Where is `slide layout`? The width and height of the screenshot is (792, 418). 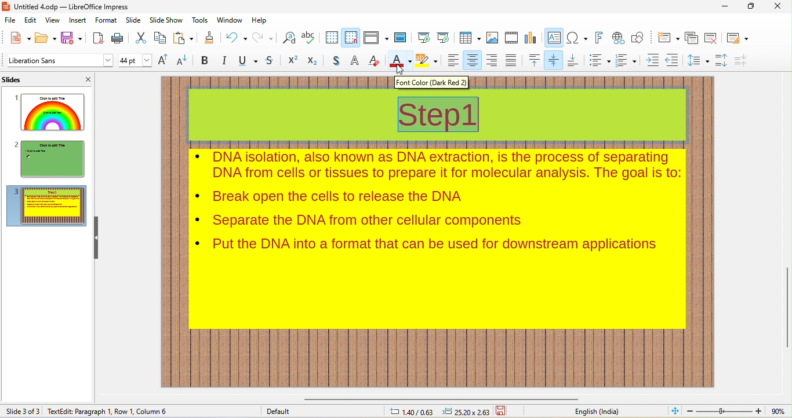
slide layout is located at coordinates (737, 38).